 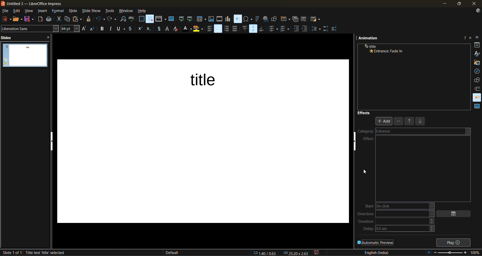 I want to click on superscript, so click(x=140, y=28).